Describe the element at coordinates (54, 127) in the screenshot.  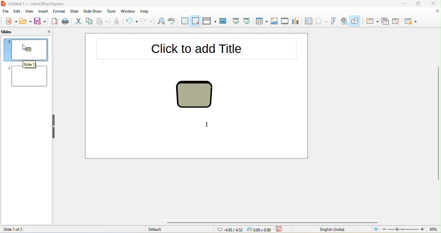
I see `hide` at that location.